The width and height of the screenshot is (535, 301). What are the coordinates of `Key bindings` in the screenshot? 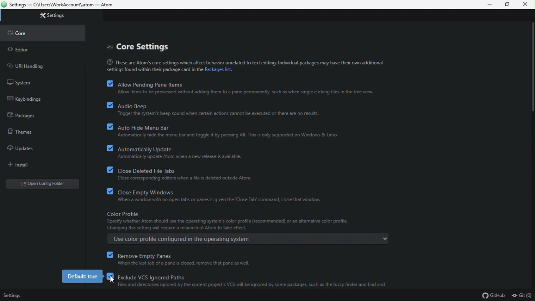 It's located at (42, 97).